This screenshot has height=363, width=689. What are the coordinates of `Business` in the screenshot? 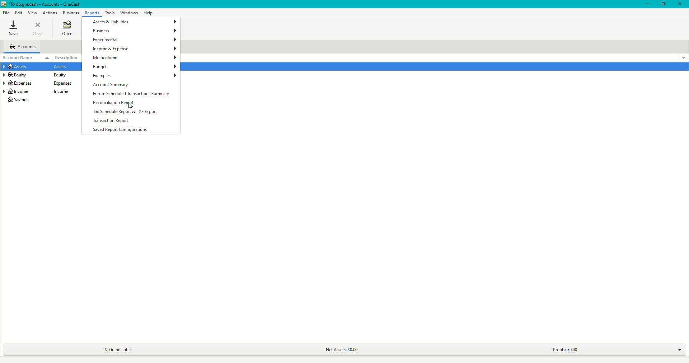 It's located at (133, 31).